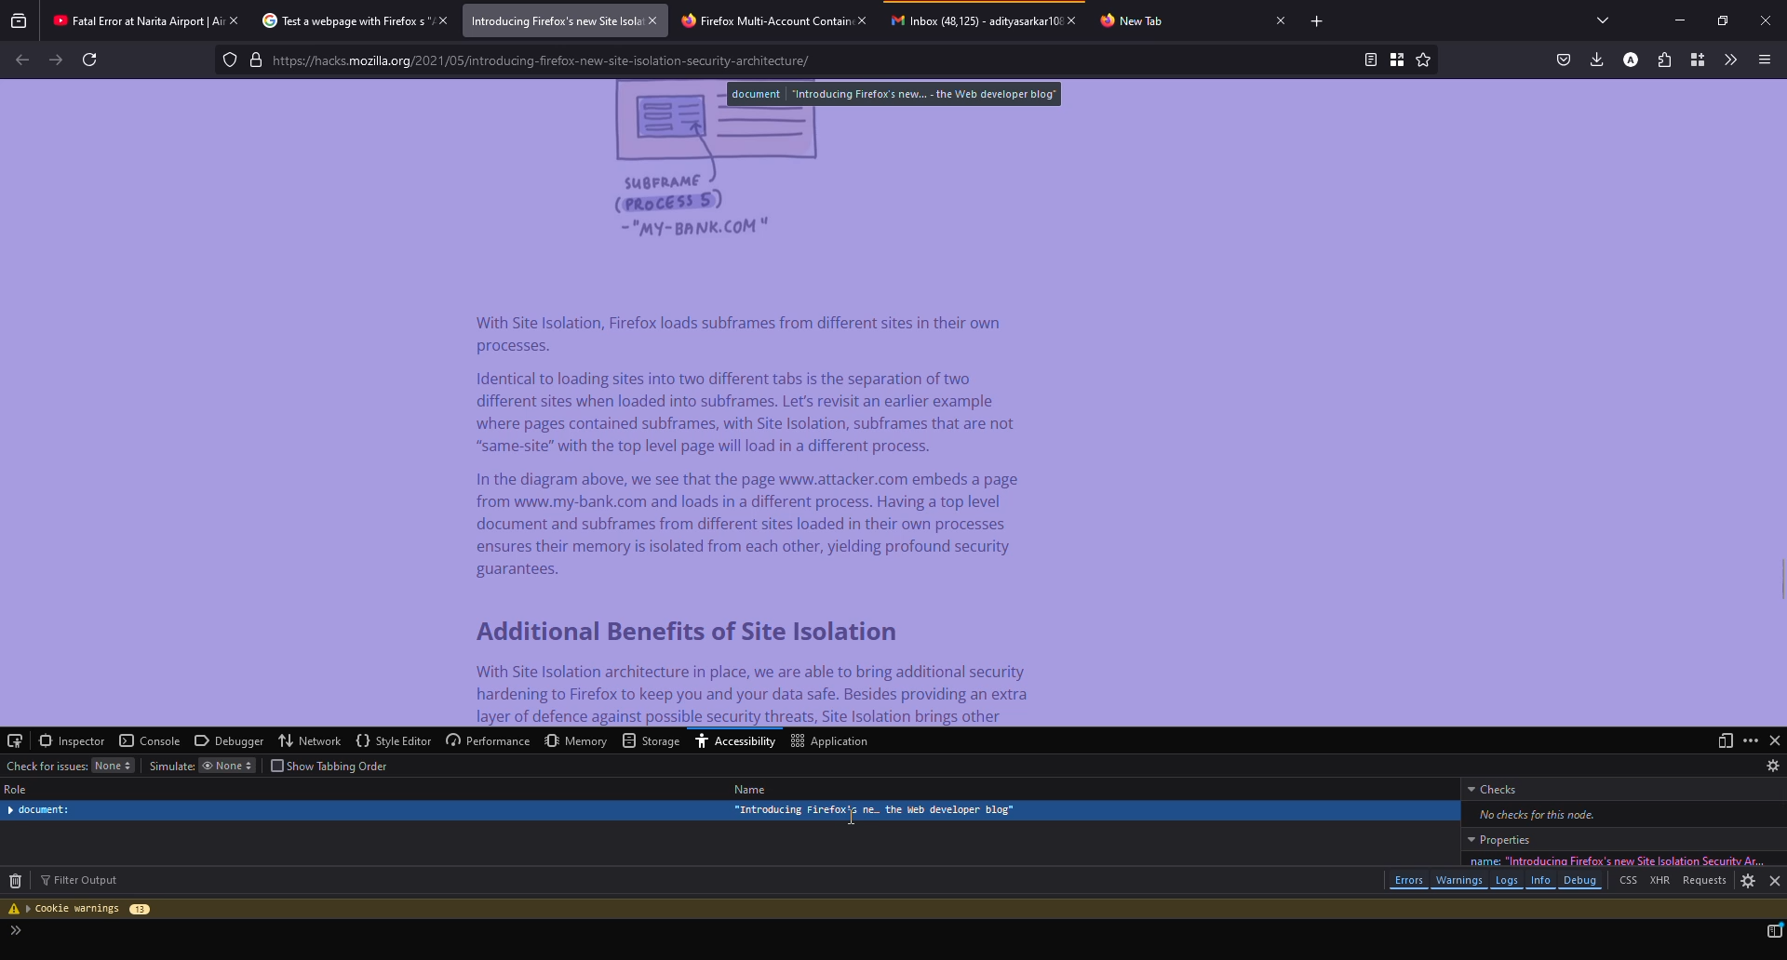 The width and height of the screenshot is (1787, 960). Describe the element at coordinates (1702, 879) in the screenshot. I see `requests` at that location.